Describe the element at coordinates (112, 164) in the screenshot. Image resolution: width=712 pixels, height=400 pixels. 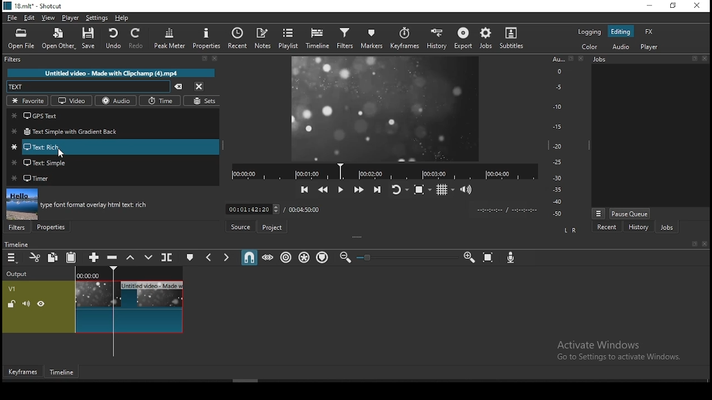
I see `text: simple` at that location.